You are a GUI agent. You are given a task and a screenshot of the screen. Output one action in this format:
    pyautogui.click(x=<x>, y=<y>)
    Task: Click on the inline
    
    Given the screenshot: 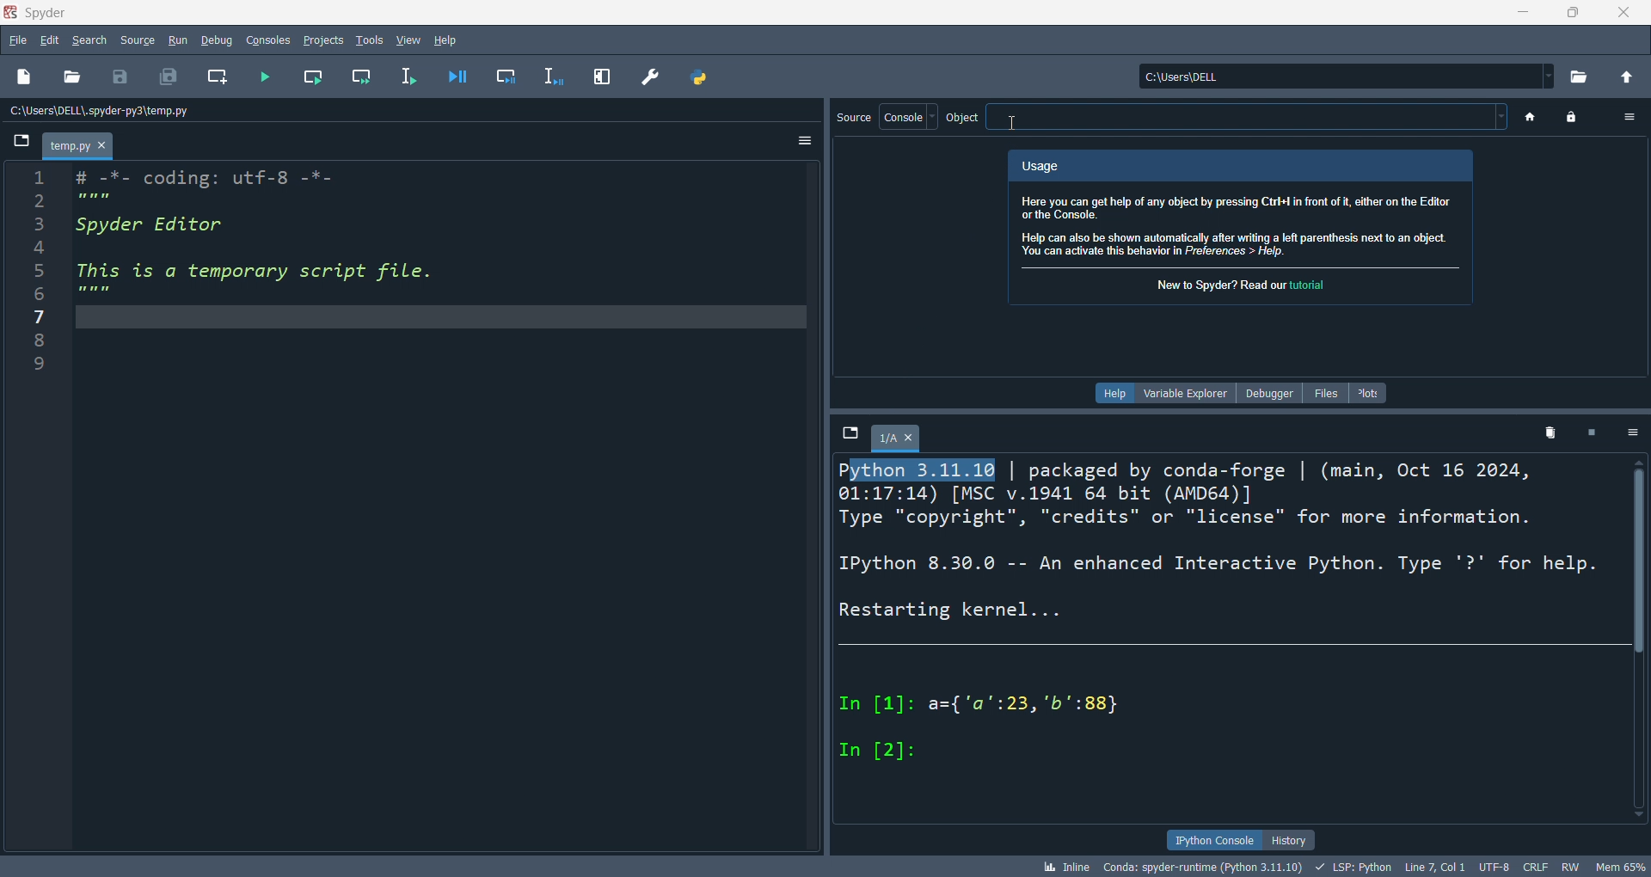 What is the action you would take?
    pyautogui.click(x=1072, y=867)
    